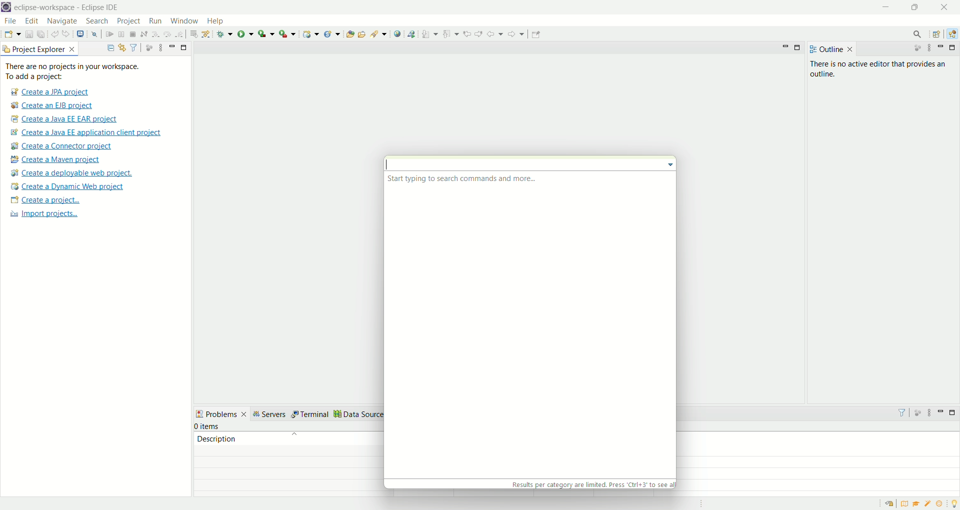  What do you see at coordinates (133, 35) in the screenshot?
I see `terminate` at bounding box center [133, 35].